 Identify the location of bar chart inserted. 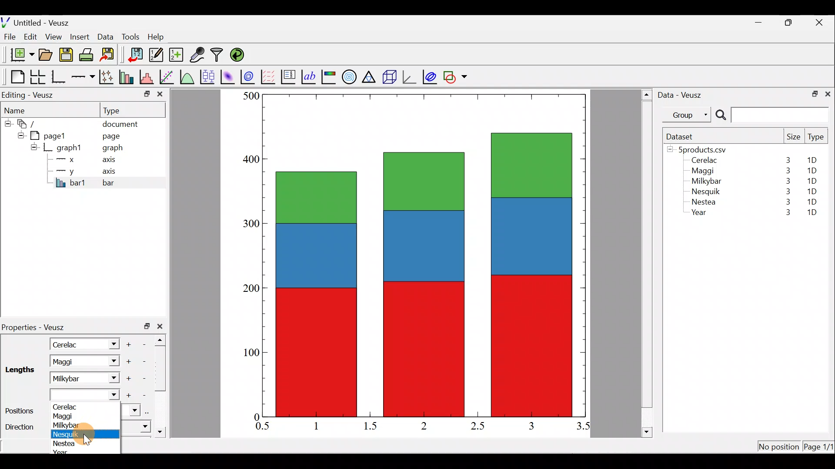
(425, 254).